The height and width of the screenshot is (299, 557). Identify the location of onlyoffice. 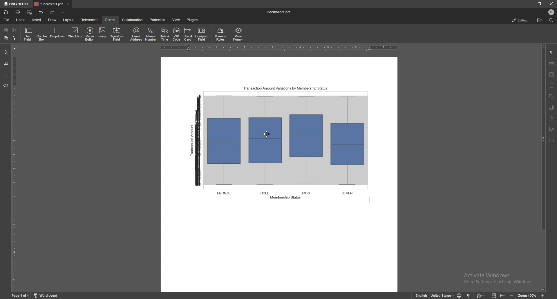
(17, 4).